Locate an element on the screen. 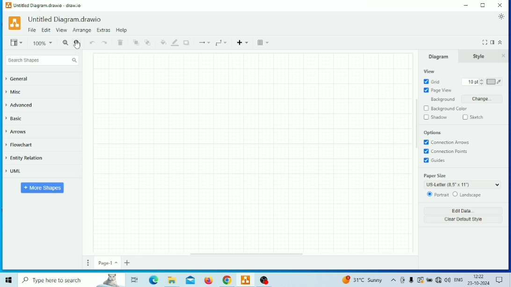 The height and width of the screenshot is (287, 511). Google Chrome is located at coordinates (227, 280).